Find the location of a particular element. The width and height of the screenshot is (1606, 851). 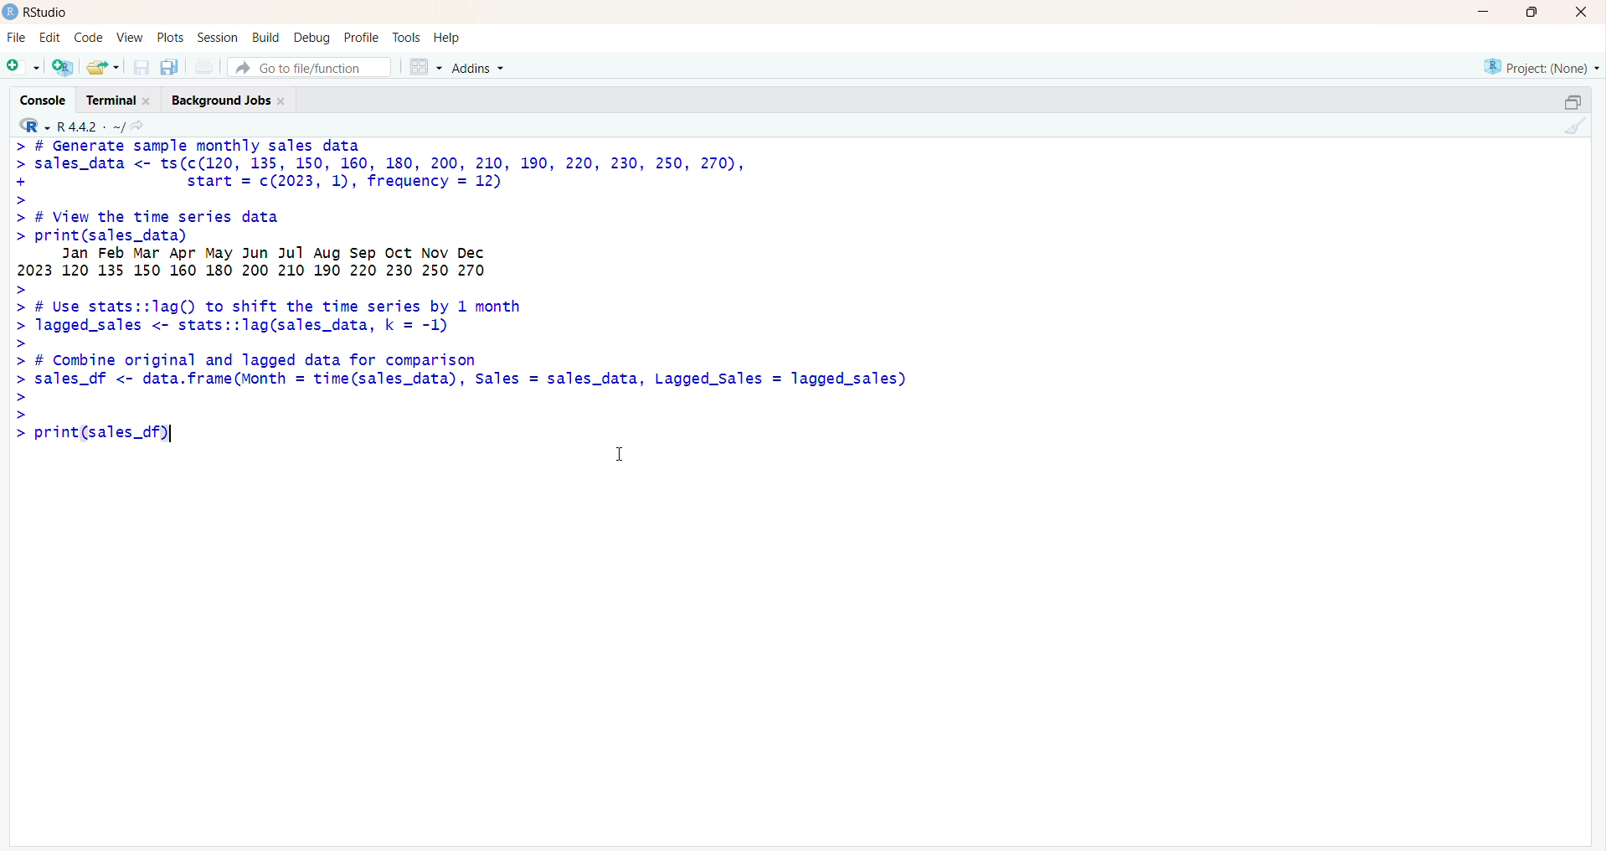

> # View the Time series data> print(sales_data) is located at coordinates (291, 224).